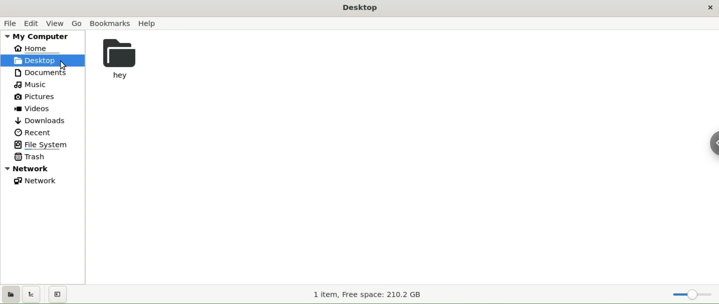 This screenshot has width=719, height=304. What do you see at coordinates (36, 49) in the screenshot?
I see `home` at bounding box center [36, 49].